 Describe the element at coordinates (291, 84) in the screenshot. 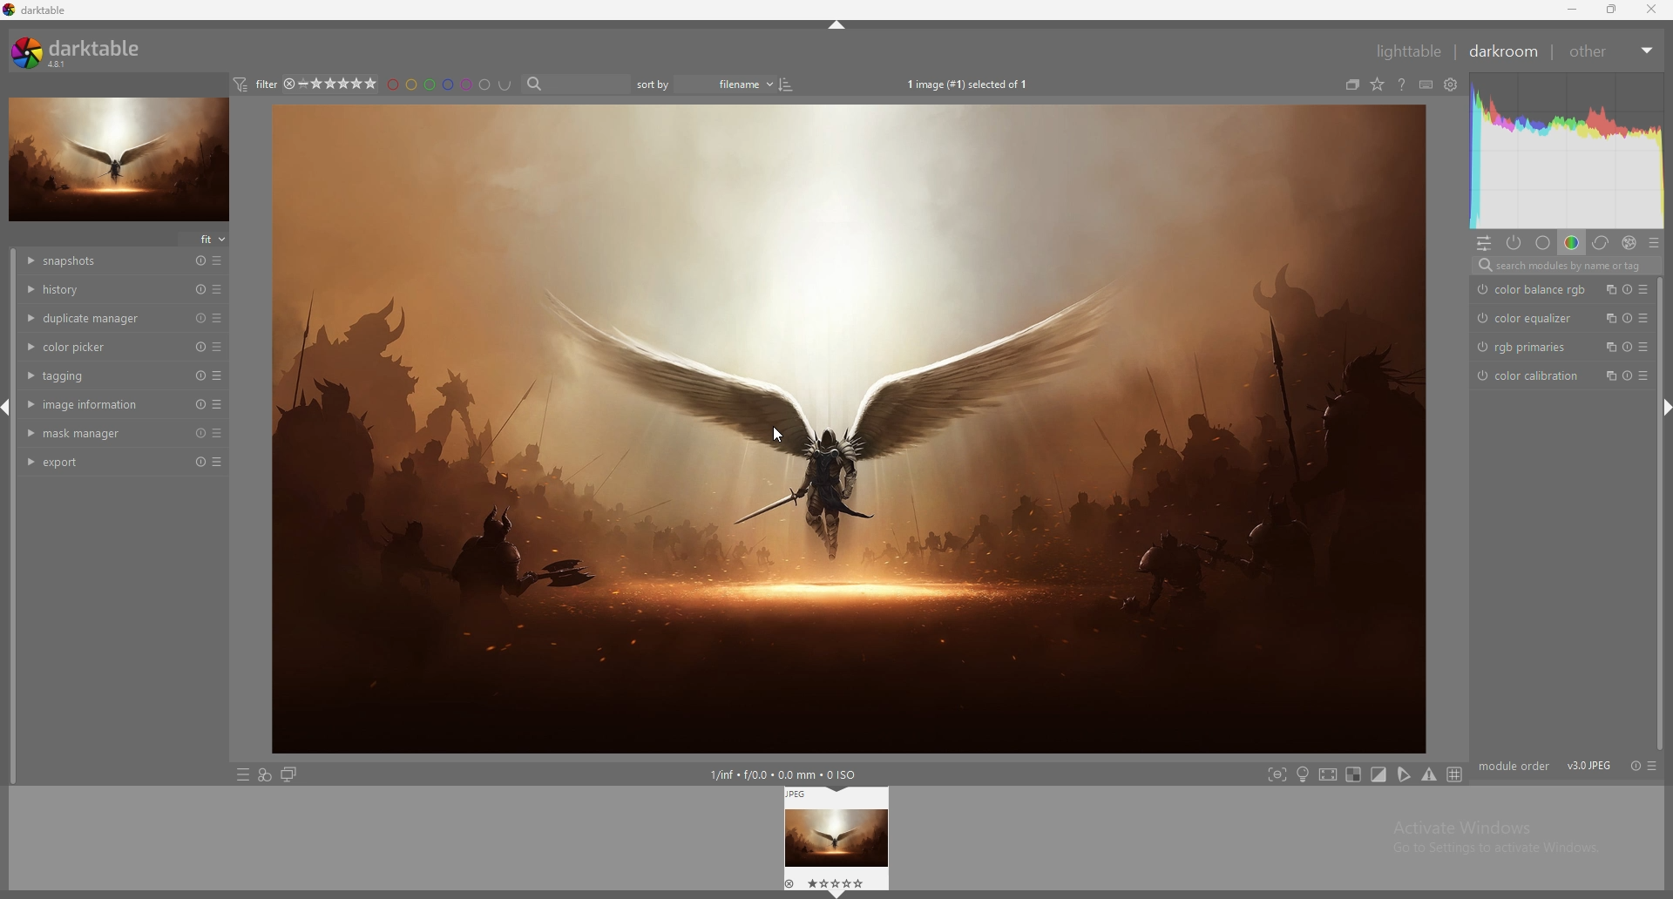

I see `4star` at that location.